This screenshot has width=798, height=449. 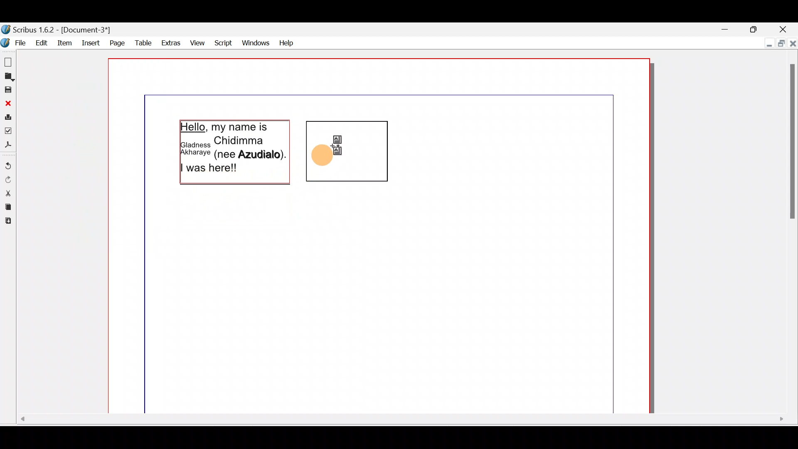 What do you see at coordinates (65, 43) in the screenshot?
I see `item` at bounding box center [65, 43].